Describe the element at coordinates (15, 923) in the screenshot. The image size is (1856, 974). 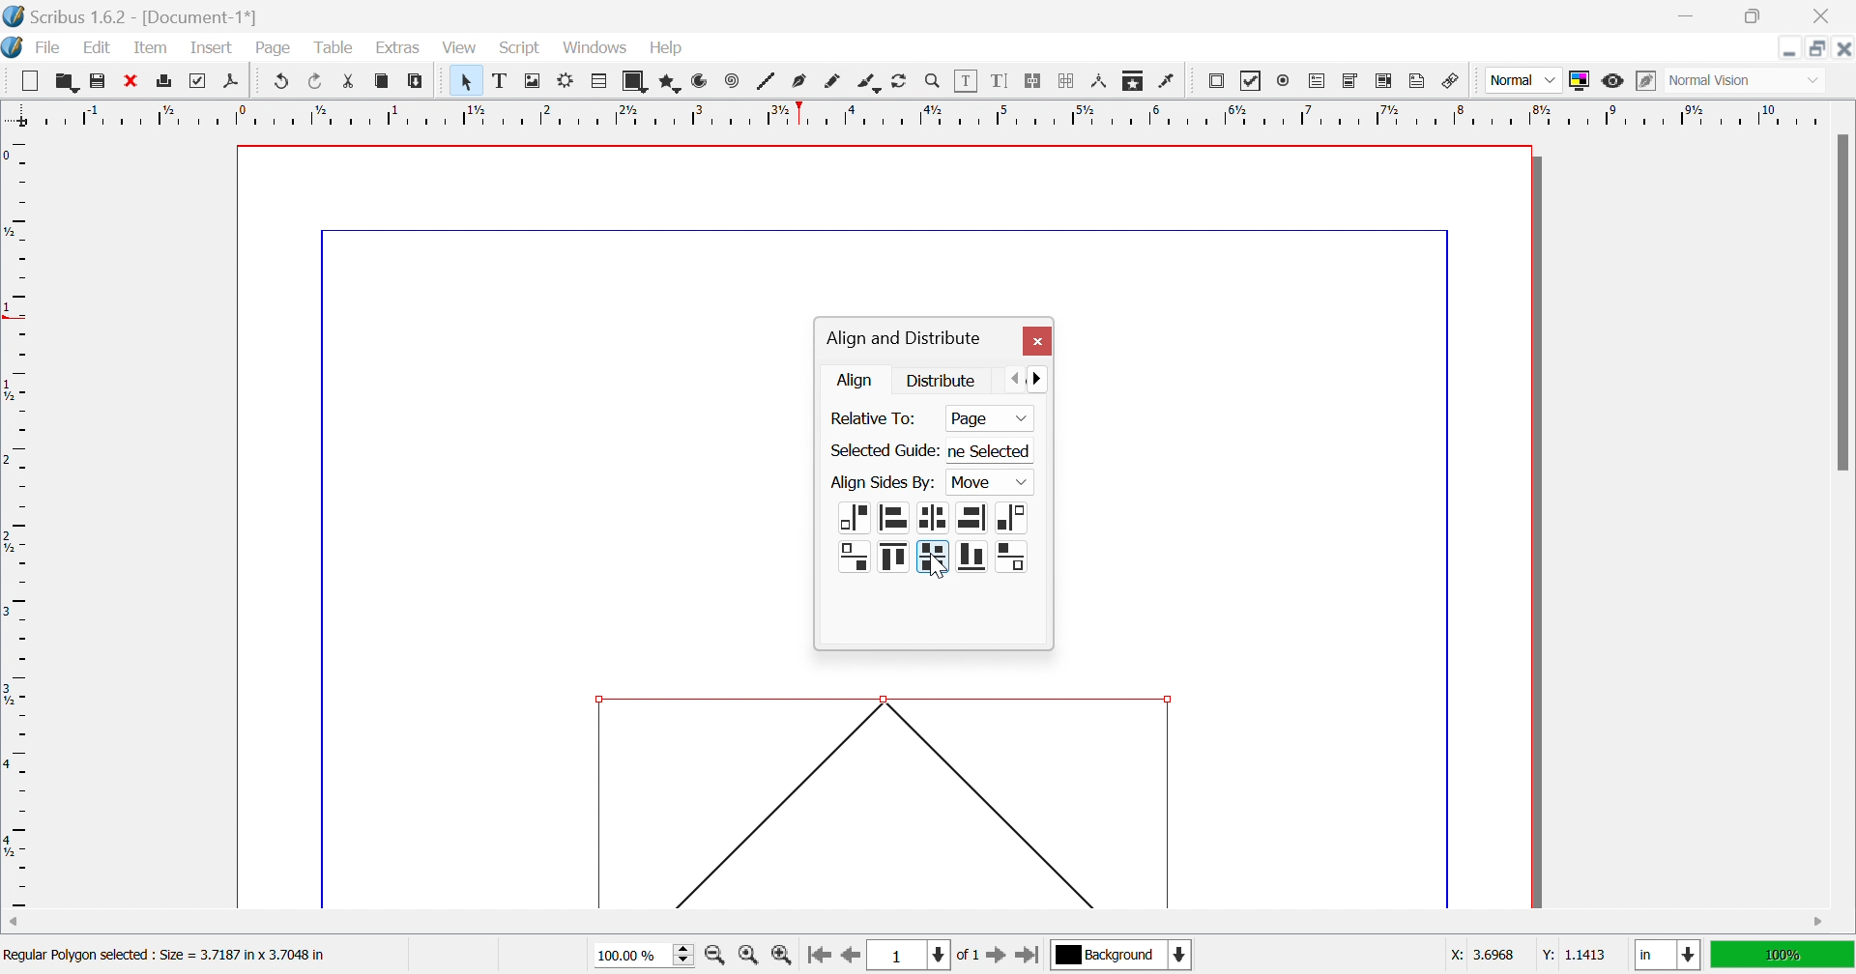
I see `Scroll left` at that location.